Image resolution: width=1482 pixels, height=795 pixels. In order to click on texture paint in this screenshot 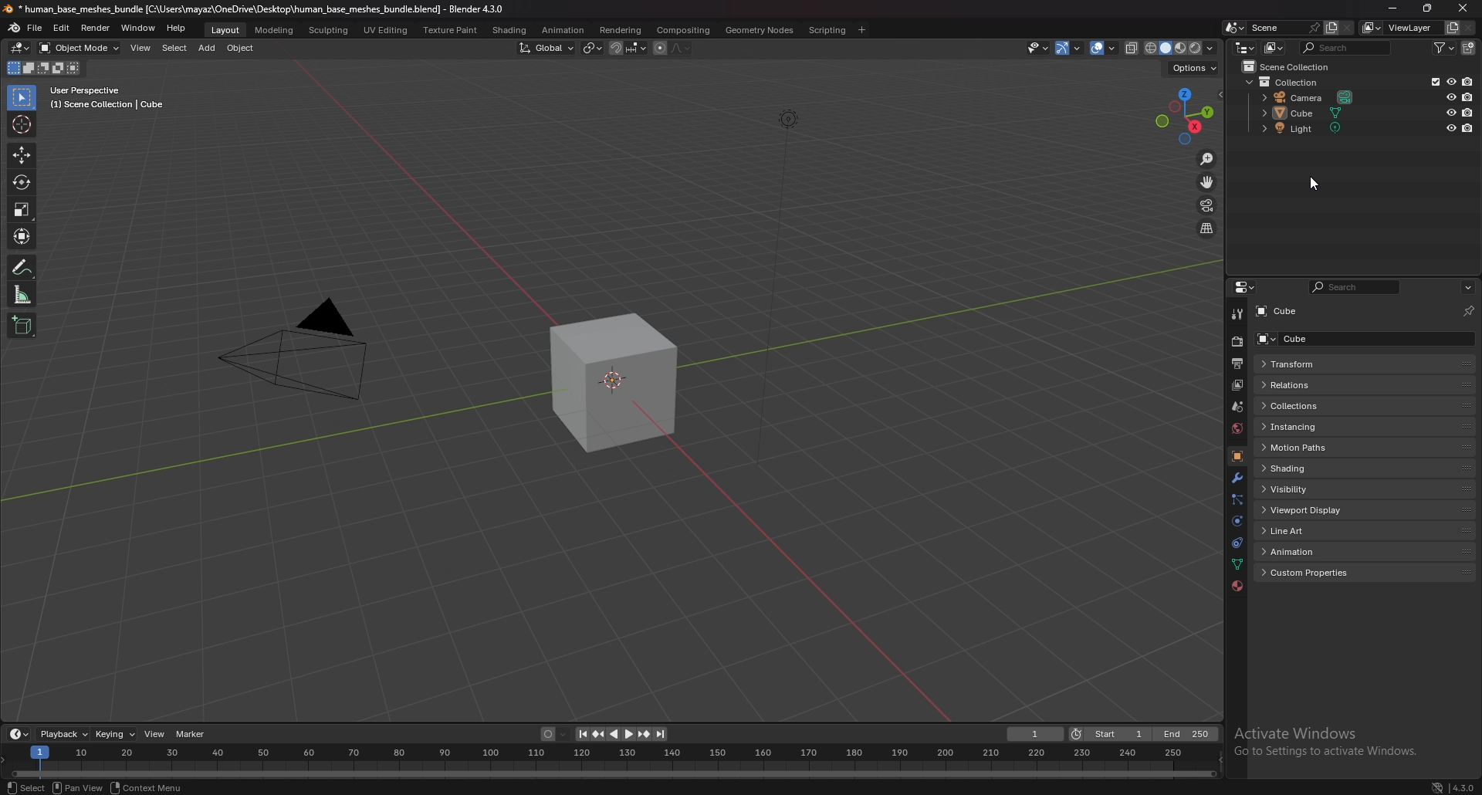, I will do `click(452, 30)`.